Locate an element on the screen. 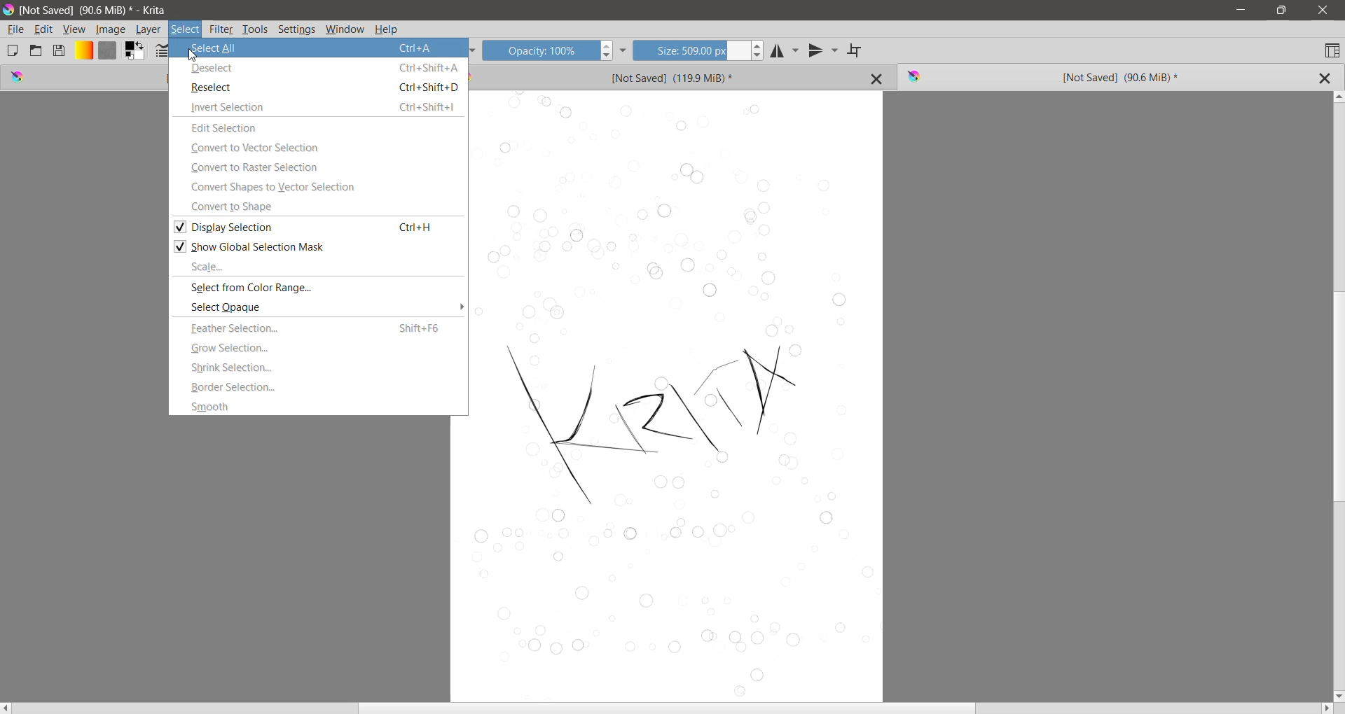 The width and height of the screenshot is (1345, 714). Vertical Scroll Bar is located at coordinates (1337, 395).